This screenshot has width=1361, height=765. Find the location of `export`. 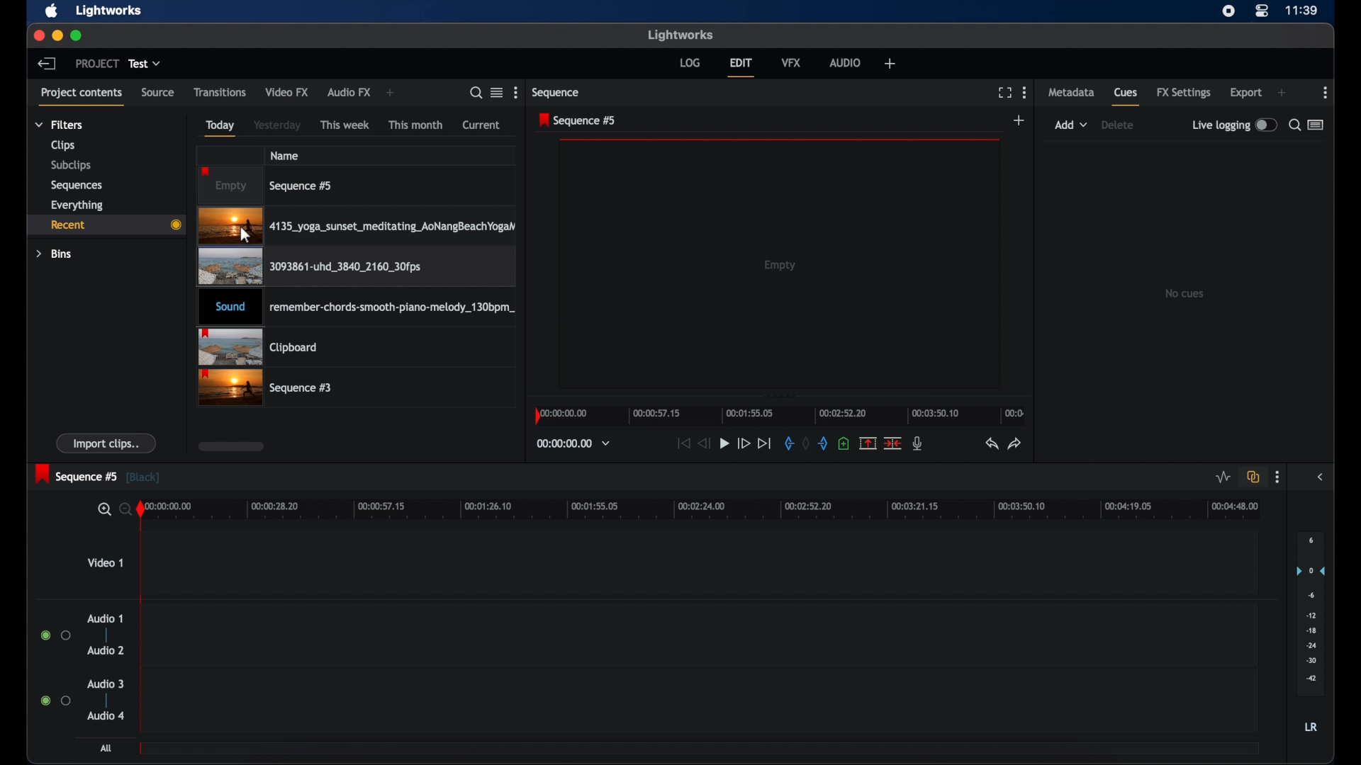

export is located at coordinates (1245, 92).